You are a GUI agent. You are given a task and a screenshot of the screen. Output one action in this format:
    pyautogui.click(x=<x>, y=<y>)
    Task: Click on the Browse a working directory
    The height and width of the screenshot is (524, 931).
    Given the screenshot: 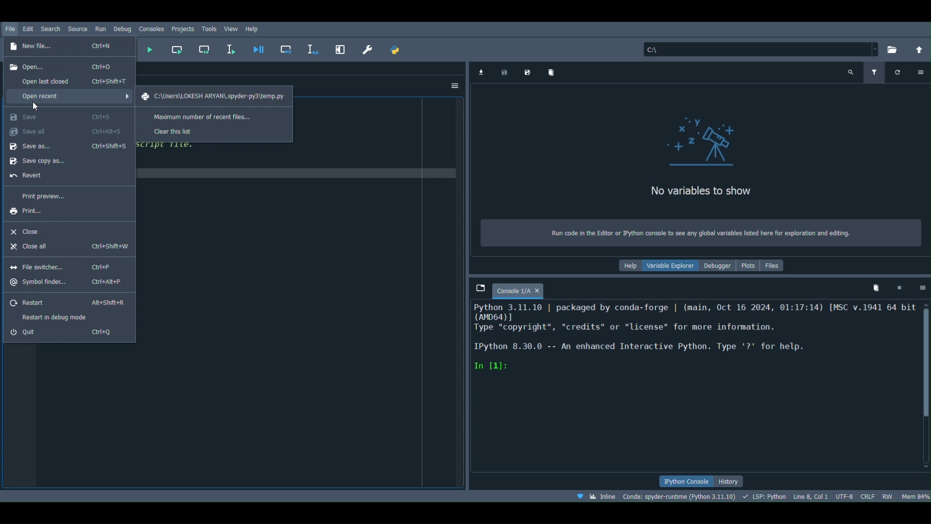 What is the action you would take?
    pyautogui.click(x=891, y=48)
    